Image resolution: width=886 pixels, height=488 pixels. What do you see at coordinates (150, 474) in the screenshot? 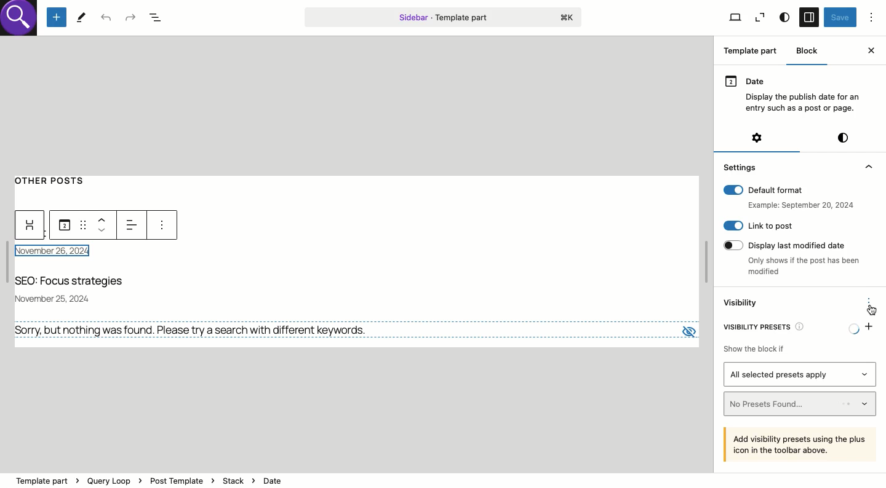
I see `template part` at bounding box center [150, 474].